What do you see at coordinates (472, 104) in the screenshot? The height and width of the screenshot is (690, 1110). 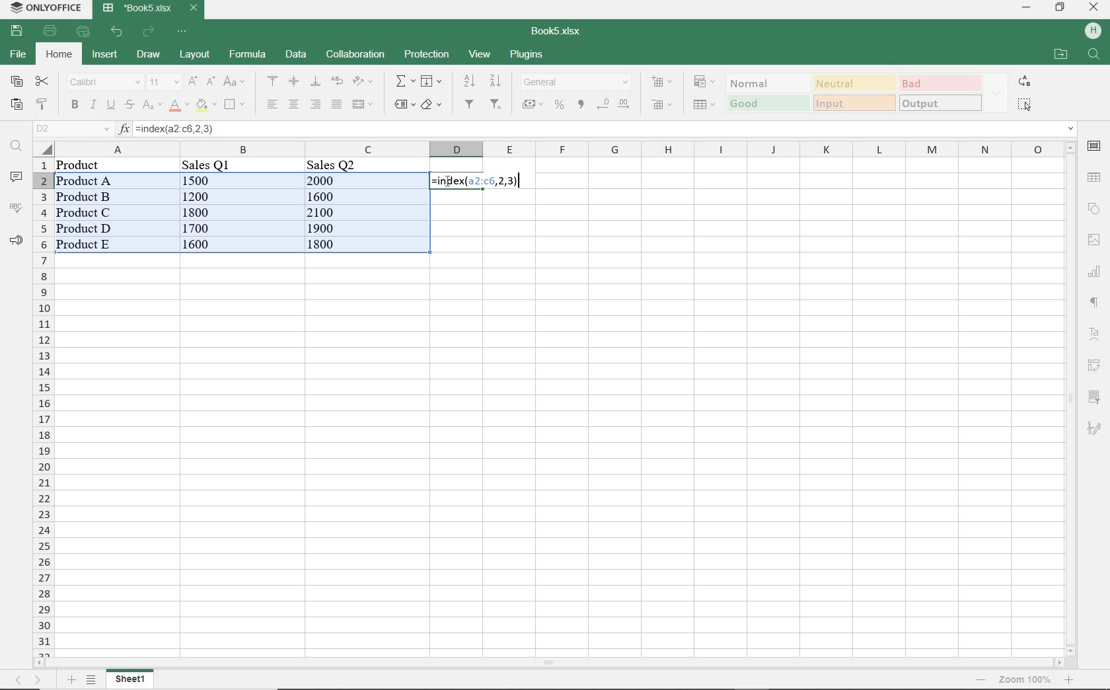 I see `filter` at bounding box center [472, 104].